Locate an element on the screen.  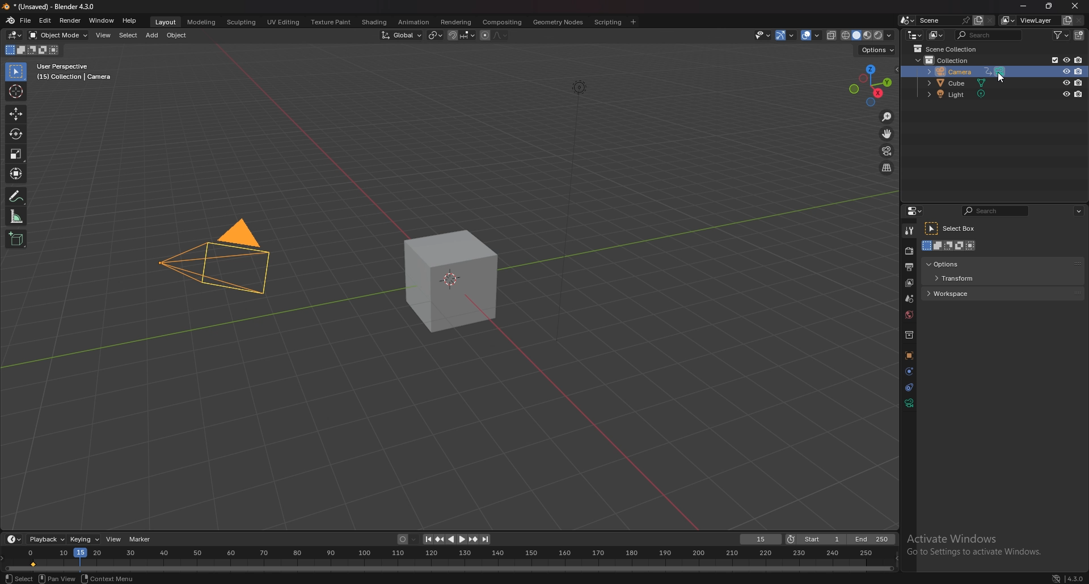
move is located at coordinates (887, 133).